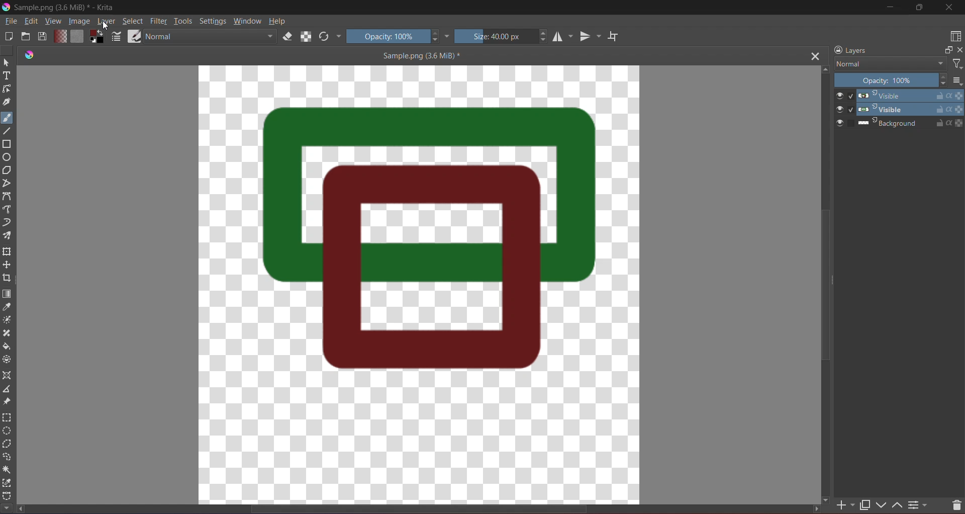 This screenshot has width=965, height=514. I want to click on Layer, so click(107, 22).